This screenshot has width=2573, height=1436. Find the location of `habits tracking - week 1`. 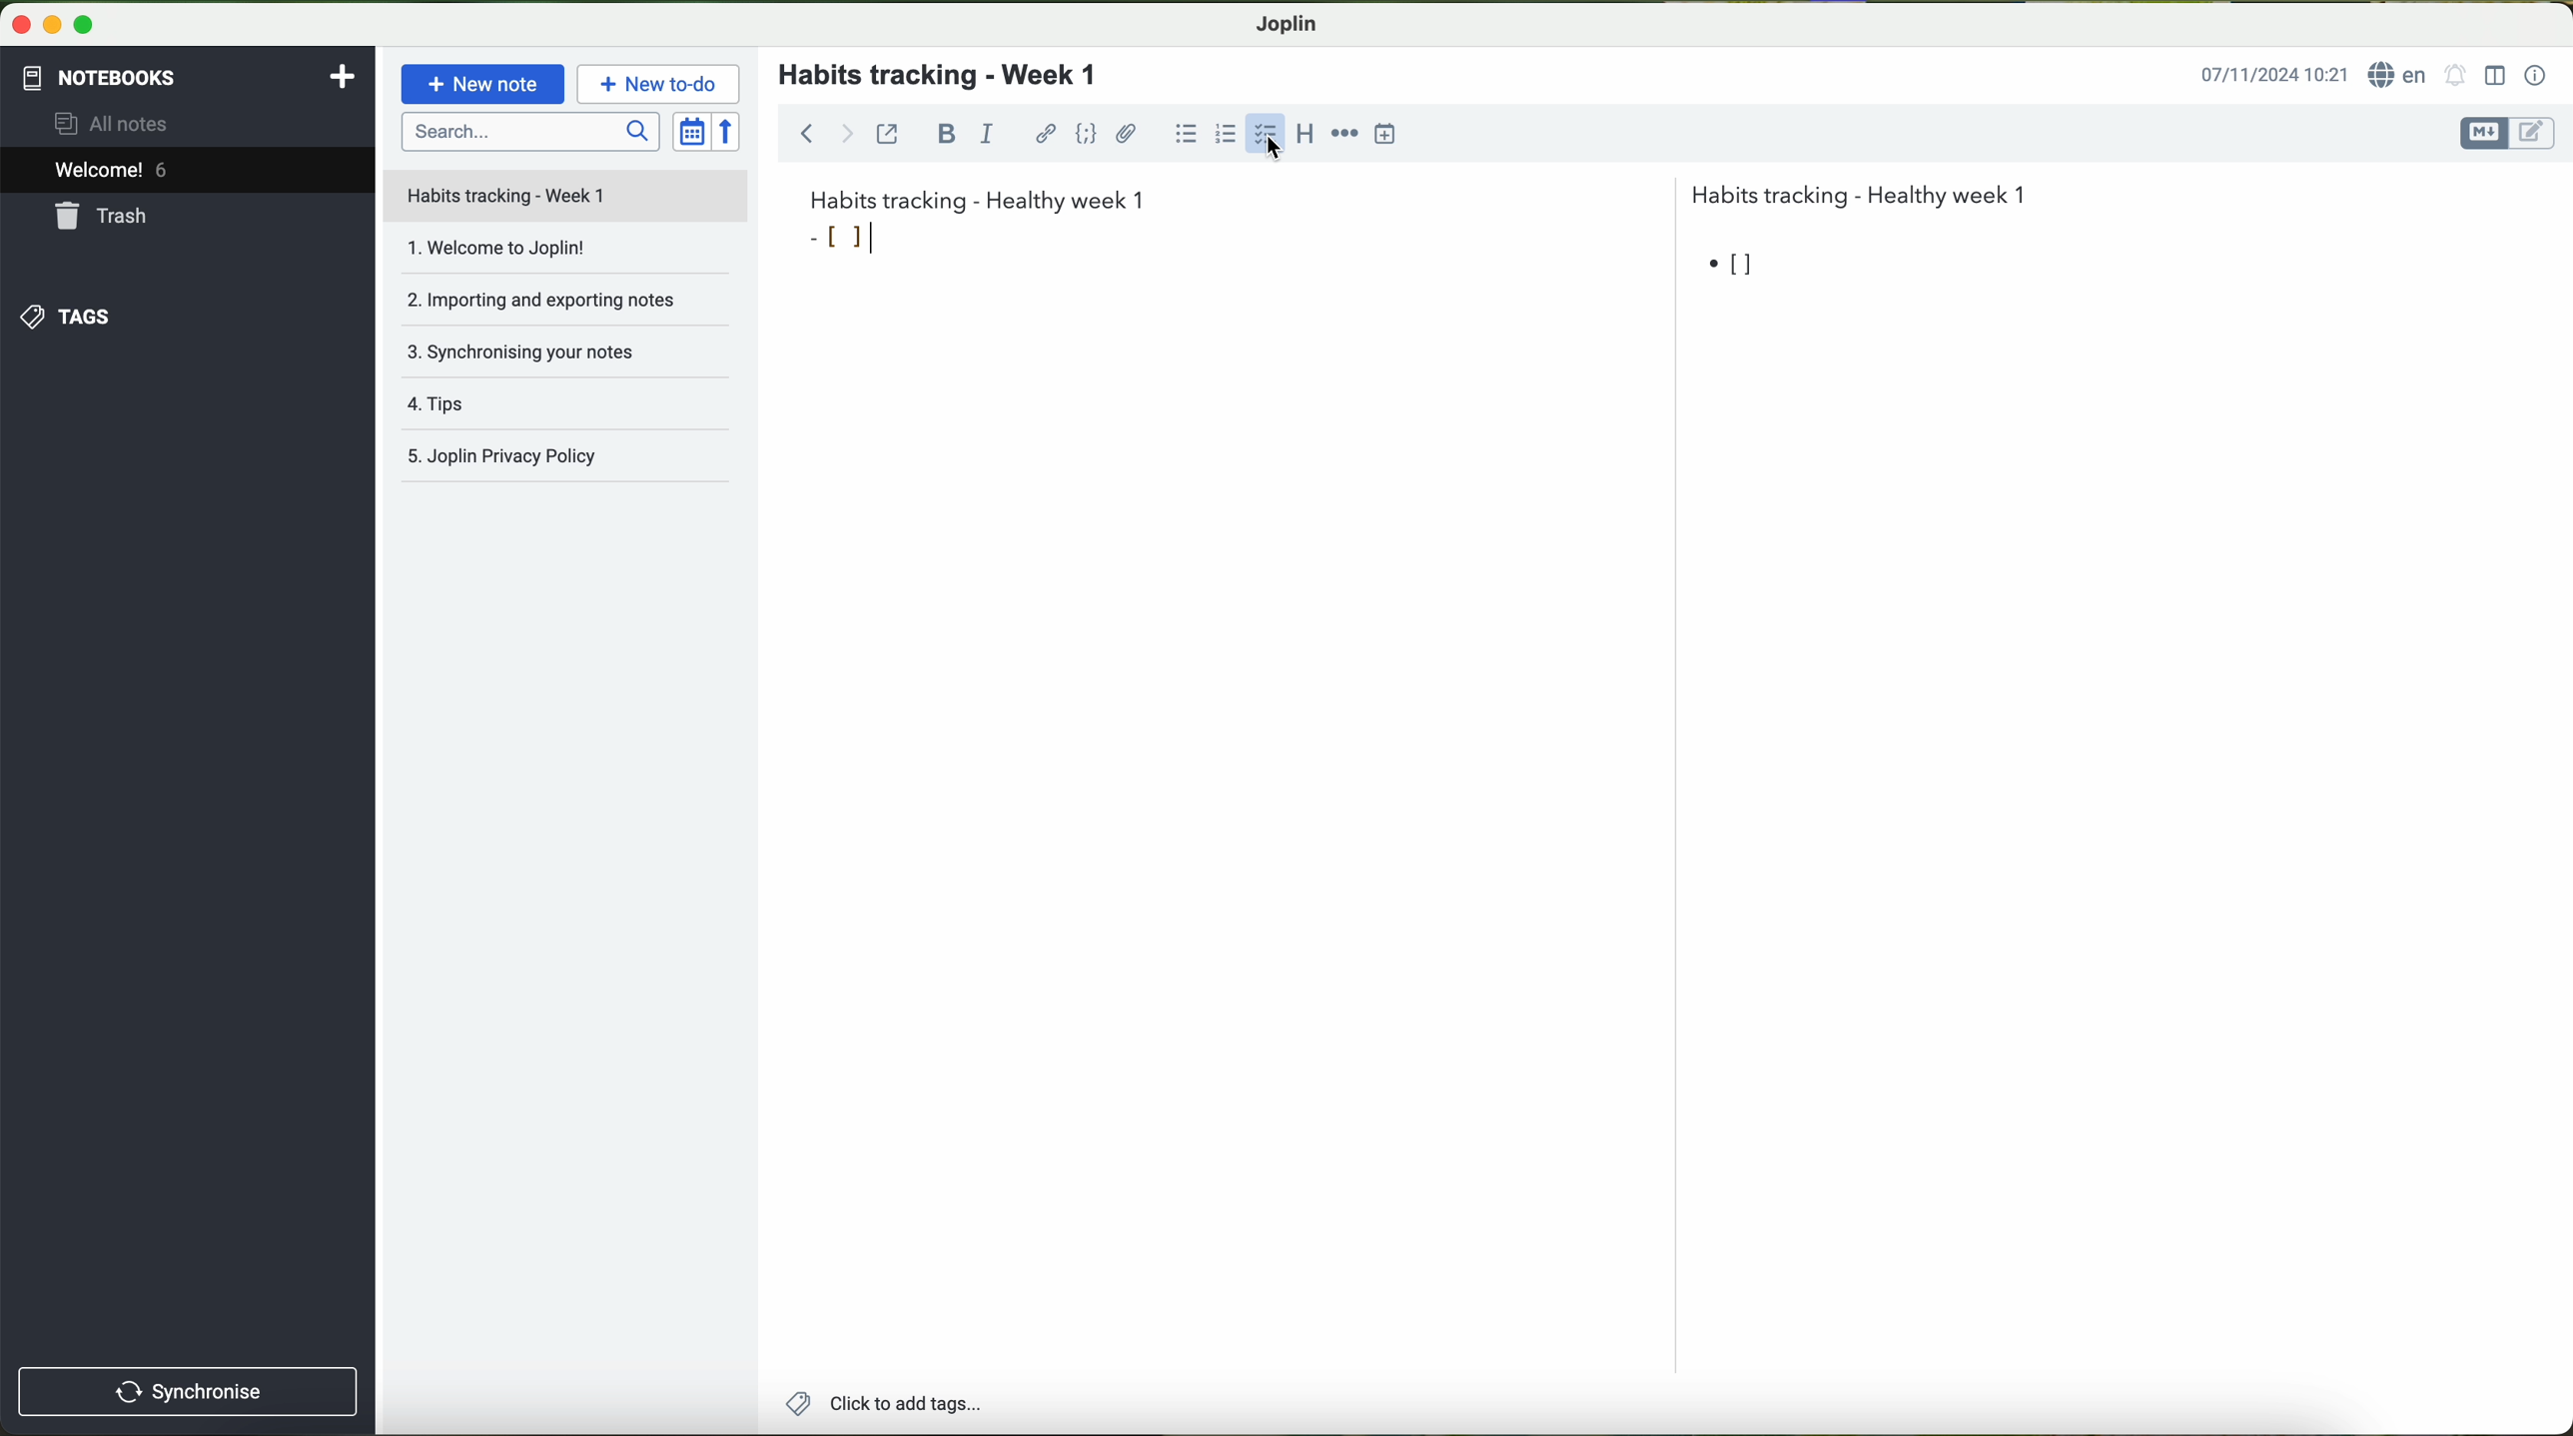

habits tracking - week 1 is located at coordinates (950, 76).